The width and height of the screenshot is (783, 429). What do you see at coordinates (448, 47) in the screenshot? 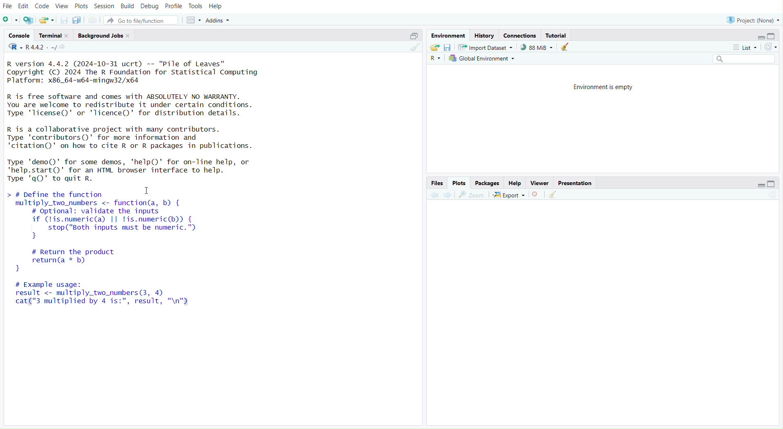
I see `Save workspace as` at bounding box center [448, 47].